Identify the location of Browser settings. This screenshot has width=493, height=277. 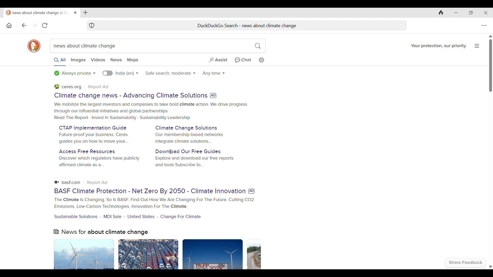
(484, 26).